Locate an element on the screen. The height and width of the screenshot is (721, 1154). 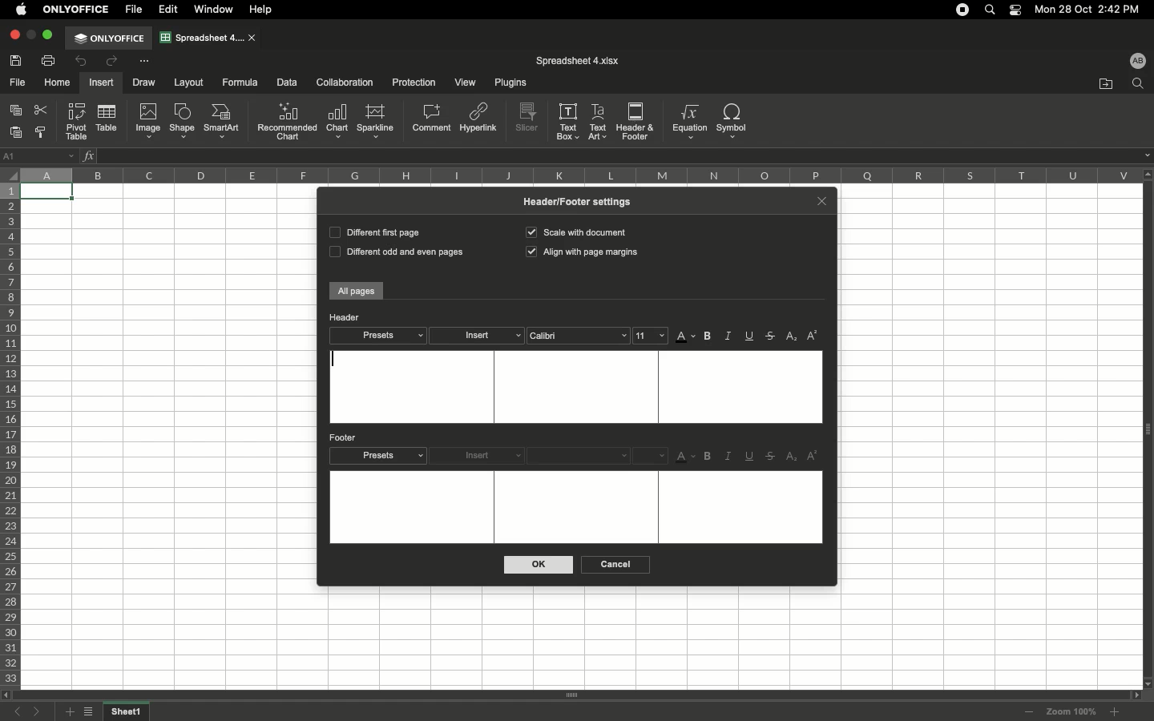
Save is located at coordinates (18, 60).